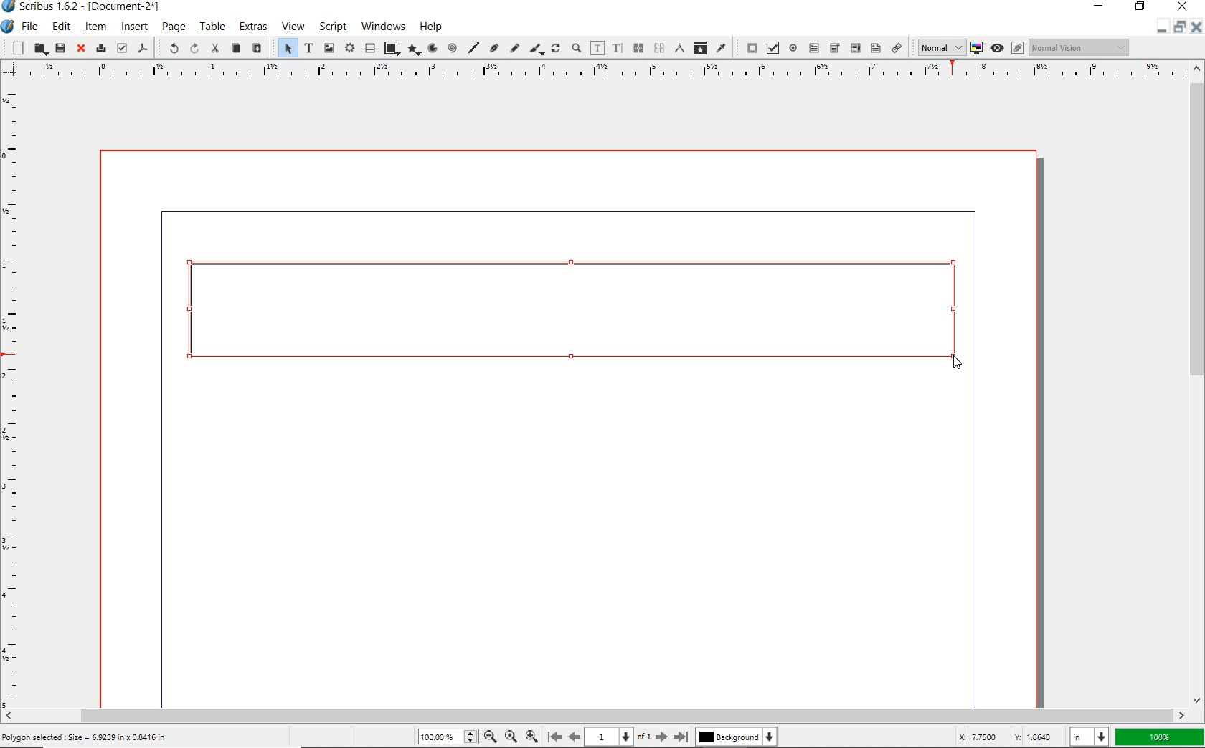 The image size is (1205, 748). What do you see at coordinates (604, 714) in the screenshot?
I see `scrollbar` at bounding box center [604, 714].